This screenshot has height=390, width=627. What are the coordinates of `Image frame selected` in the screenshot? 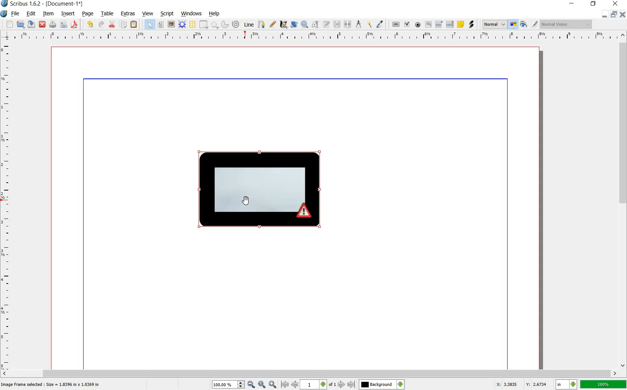 It's located at (52, 384).